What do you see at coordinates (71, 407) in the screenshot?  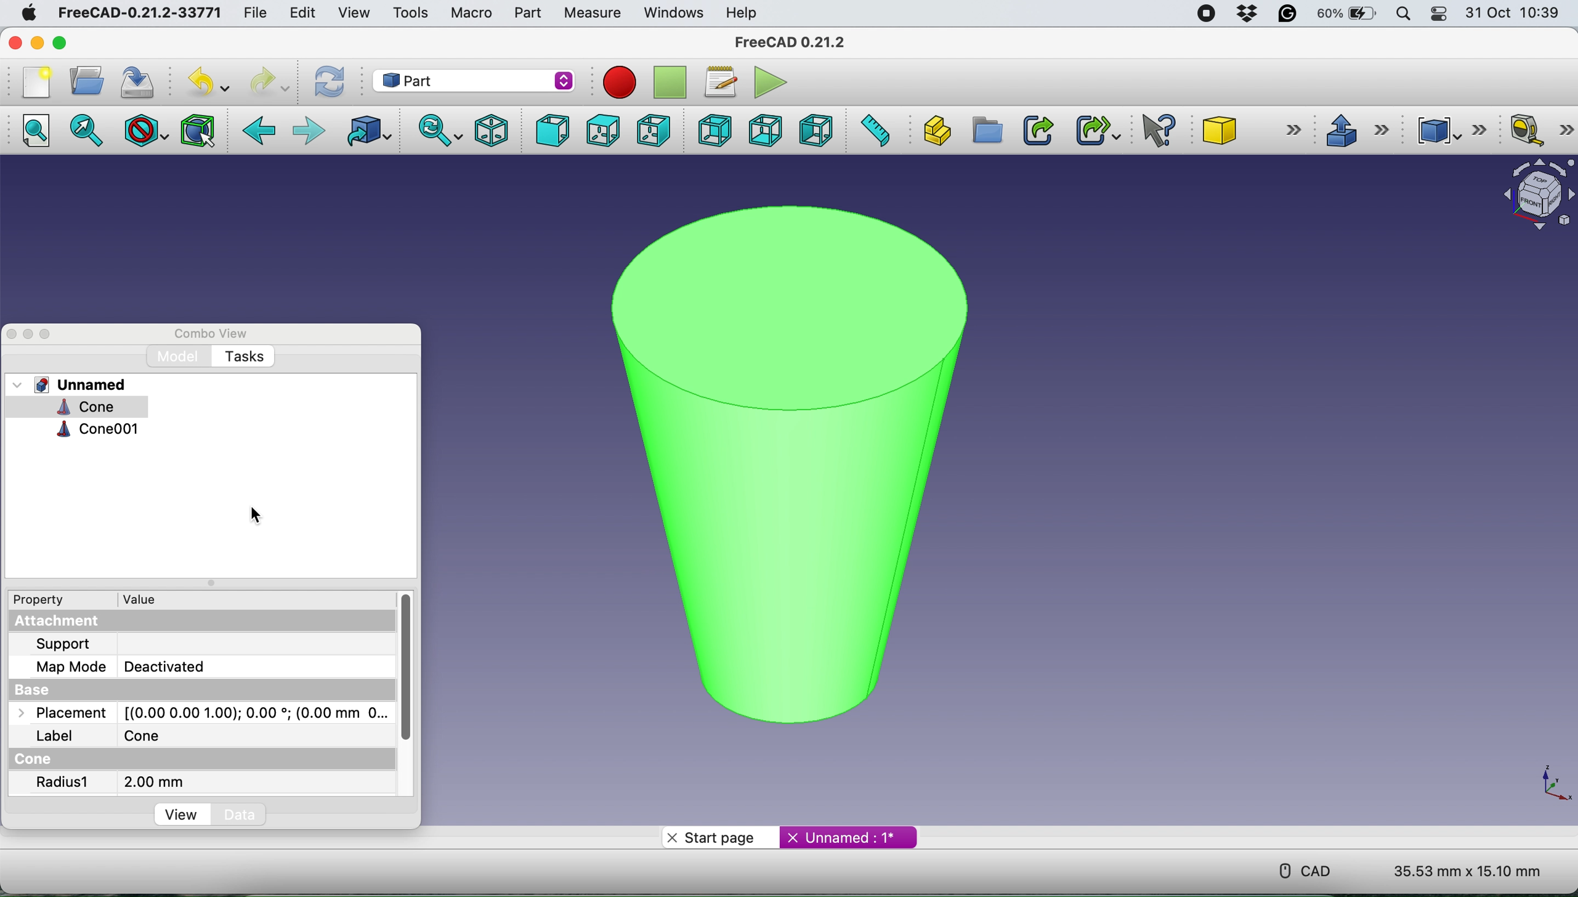 I see `cone` at bounding box center [71, 407].